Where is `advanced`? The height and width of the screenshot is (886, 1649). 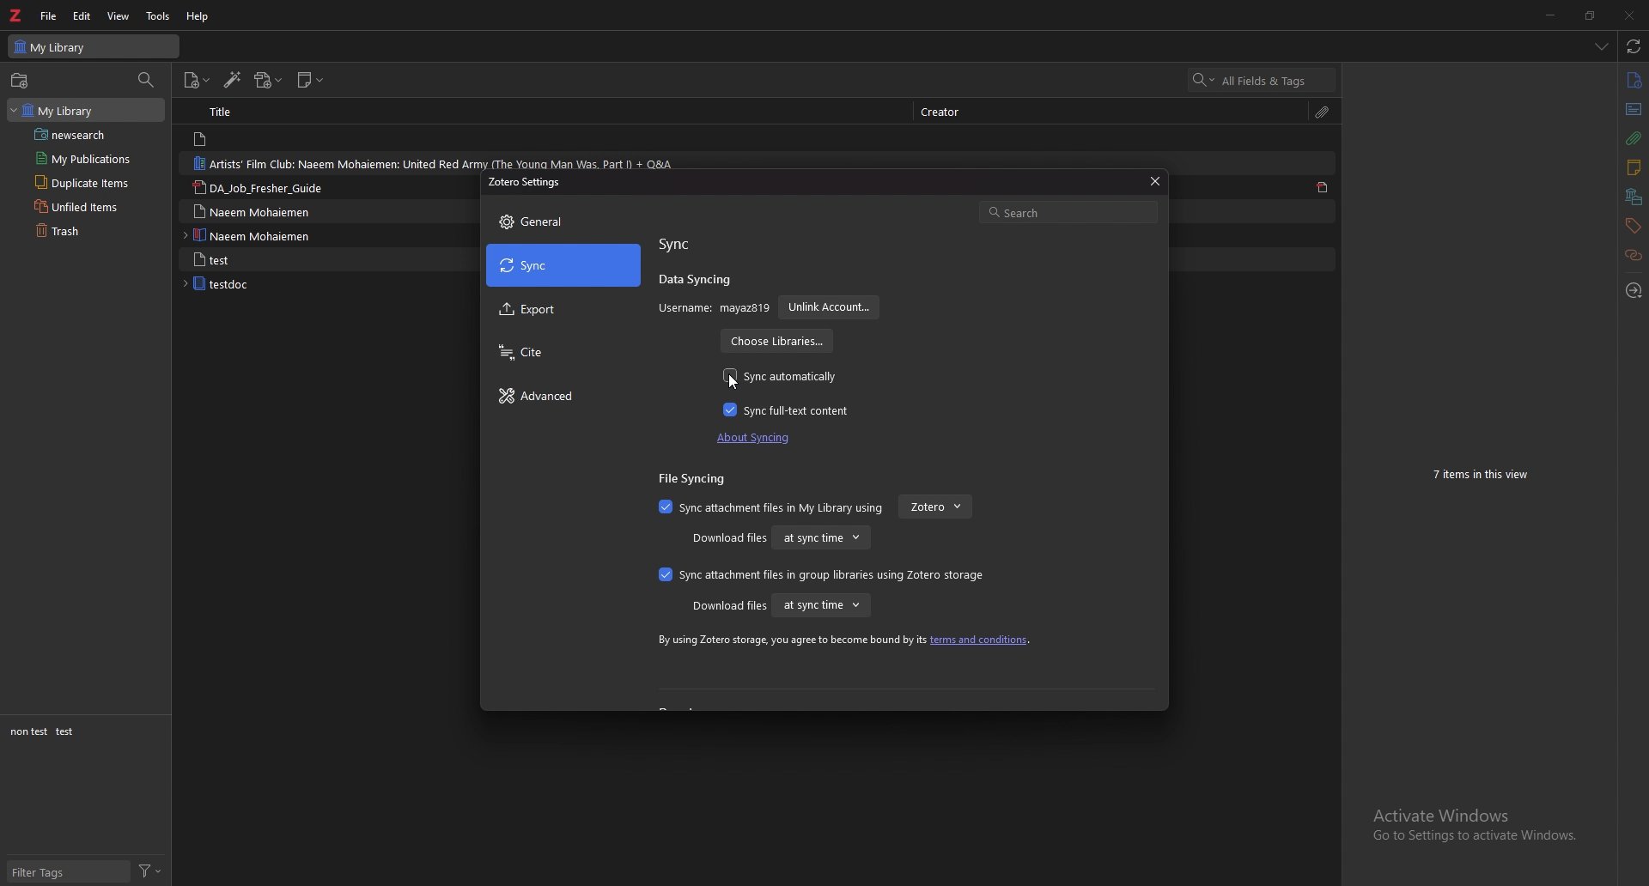
advanced is located at coordinates (562, 397).